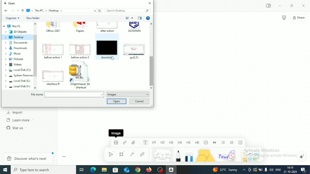  What do you see at coordinates (11, 4) in the screenshot?
I see `Open` at bounding box center [11, 4].